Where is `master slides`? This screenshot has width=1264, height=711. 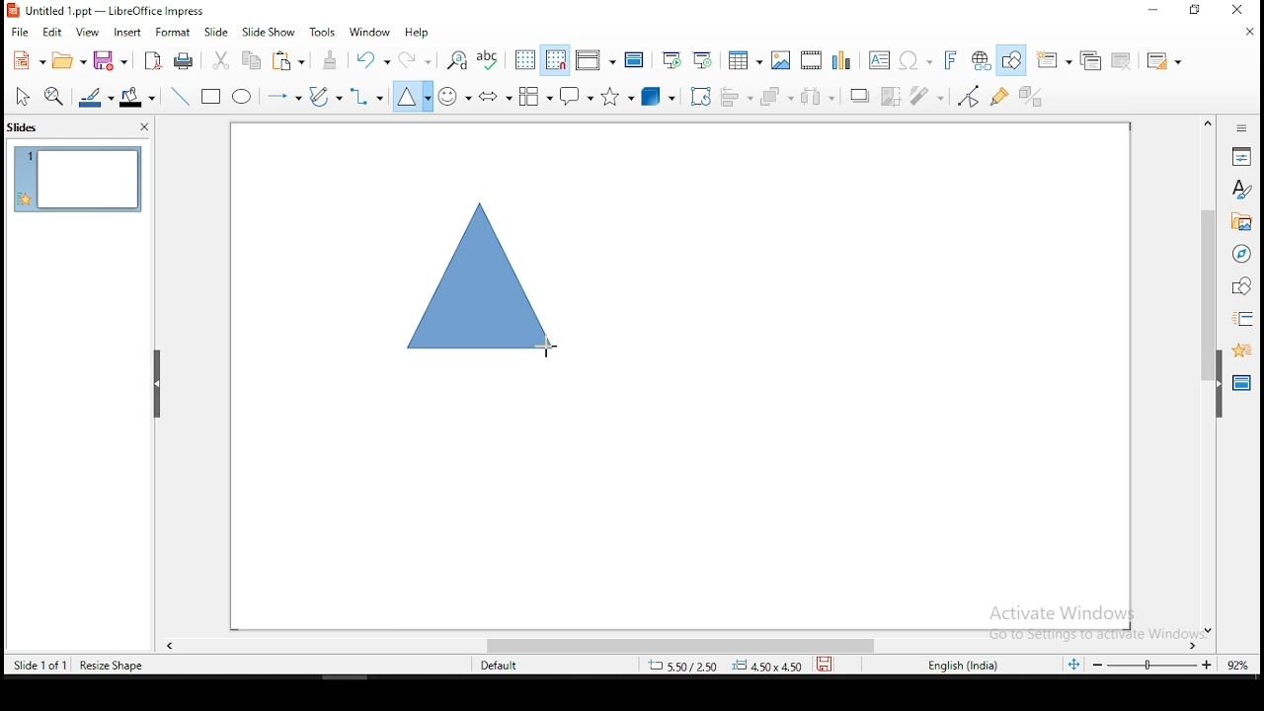
master slides is located at coordinates (1239, 386).